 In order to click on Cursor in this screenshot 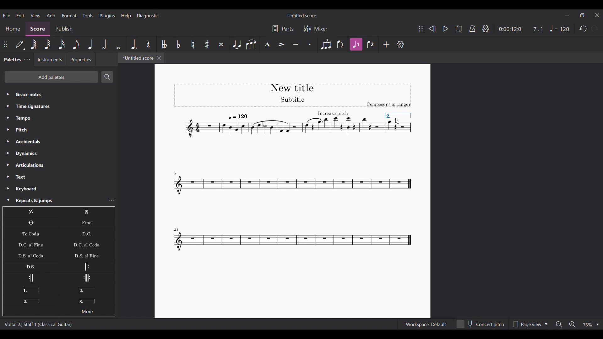, I will do `click(397, 121)`.